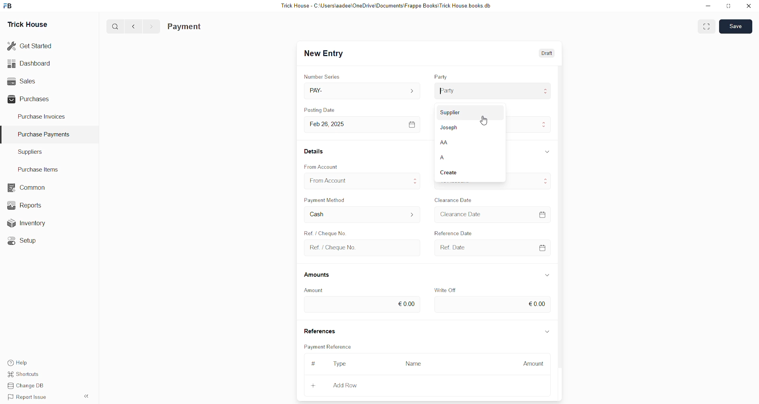 The width and height of the screenshot is (759, 404). What do you see at coordinates (345, 385) in the screenshot?
I see `Add Row` at bounding box center [345, 385].